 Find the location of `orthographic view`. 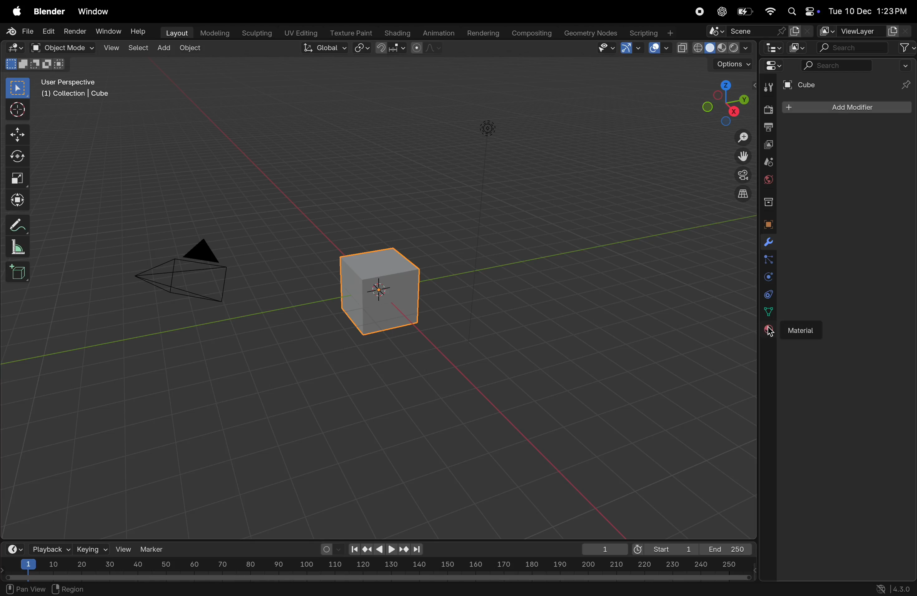

orthographic view is located at coordinates (744, 193).